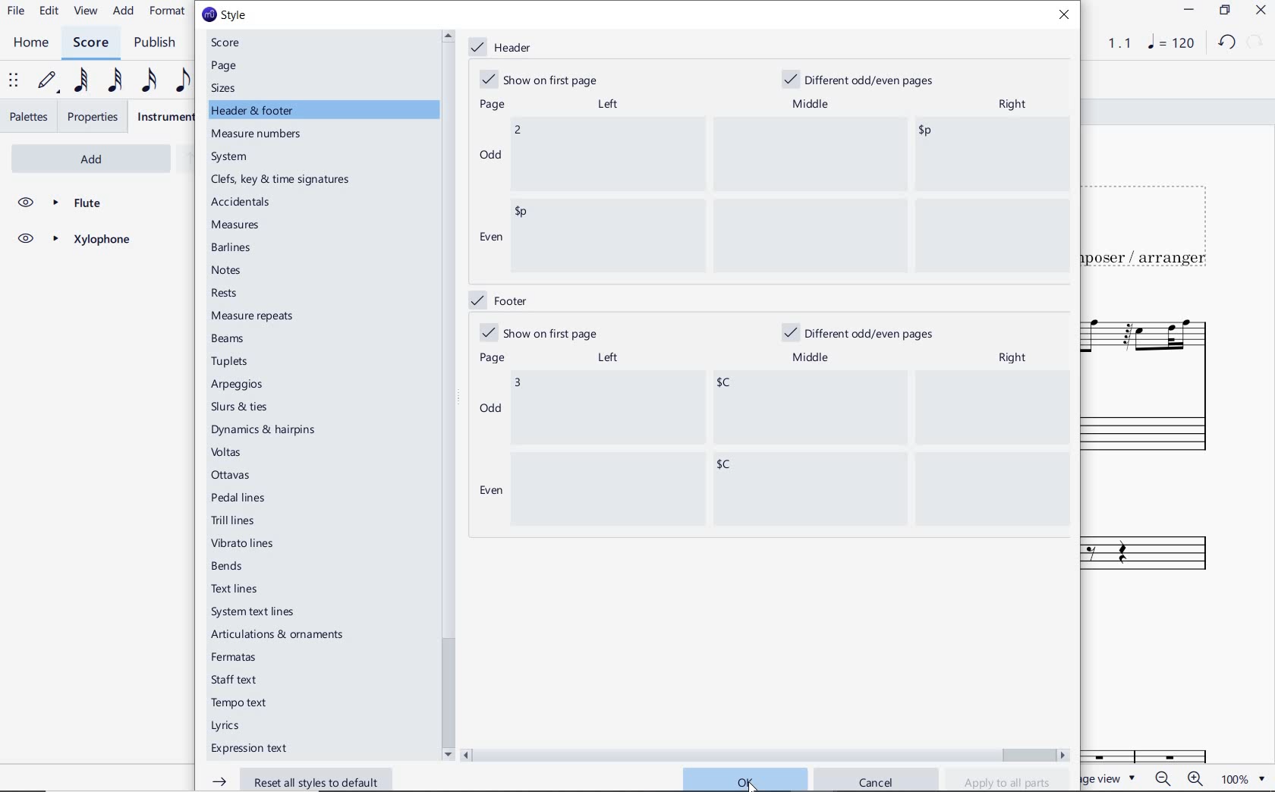 The image size is (1275, 792). I want to click on articulations & ornaments, so click(282, 636).